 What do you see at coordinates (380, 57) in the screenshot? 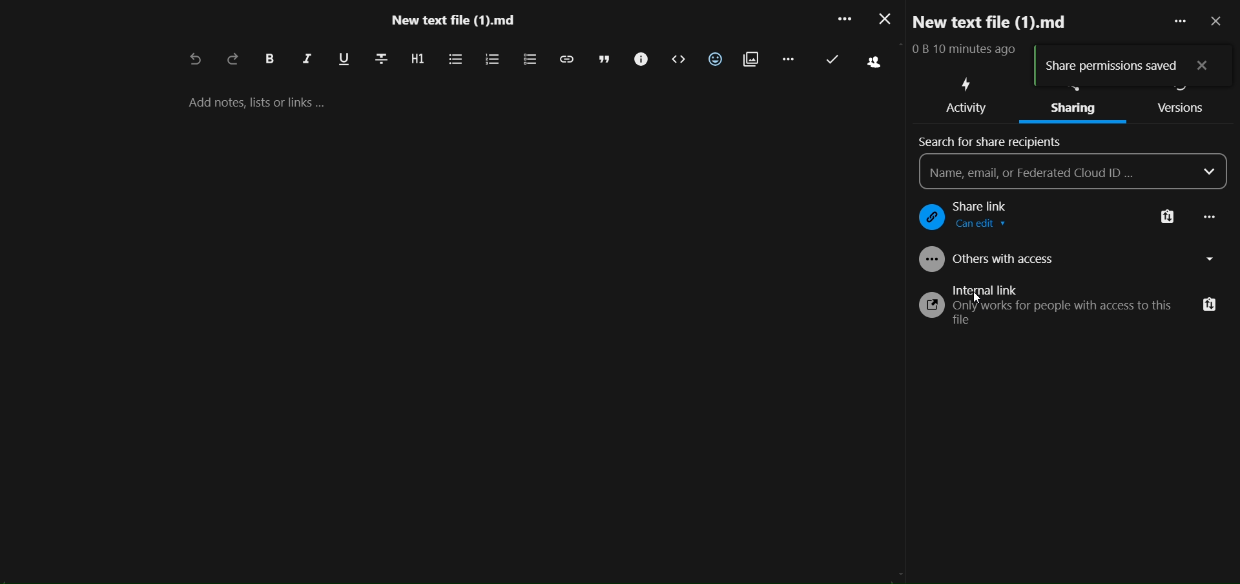
I see `strikethrough` at bounding box center [380, 57].